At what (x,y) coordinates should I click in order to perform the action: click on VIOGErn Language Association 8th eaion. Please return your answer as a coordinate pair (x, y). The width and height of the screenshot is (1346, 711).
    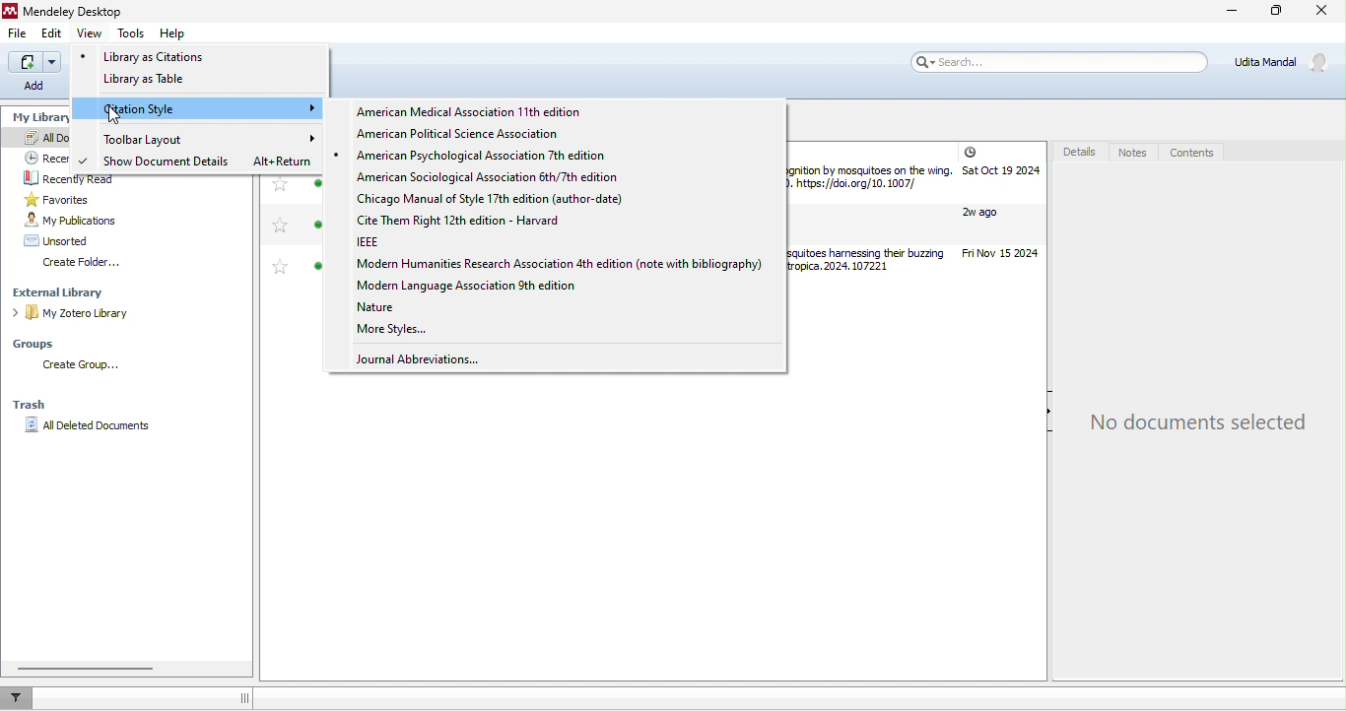
    Looking at the image, I should click on (493, 285).